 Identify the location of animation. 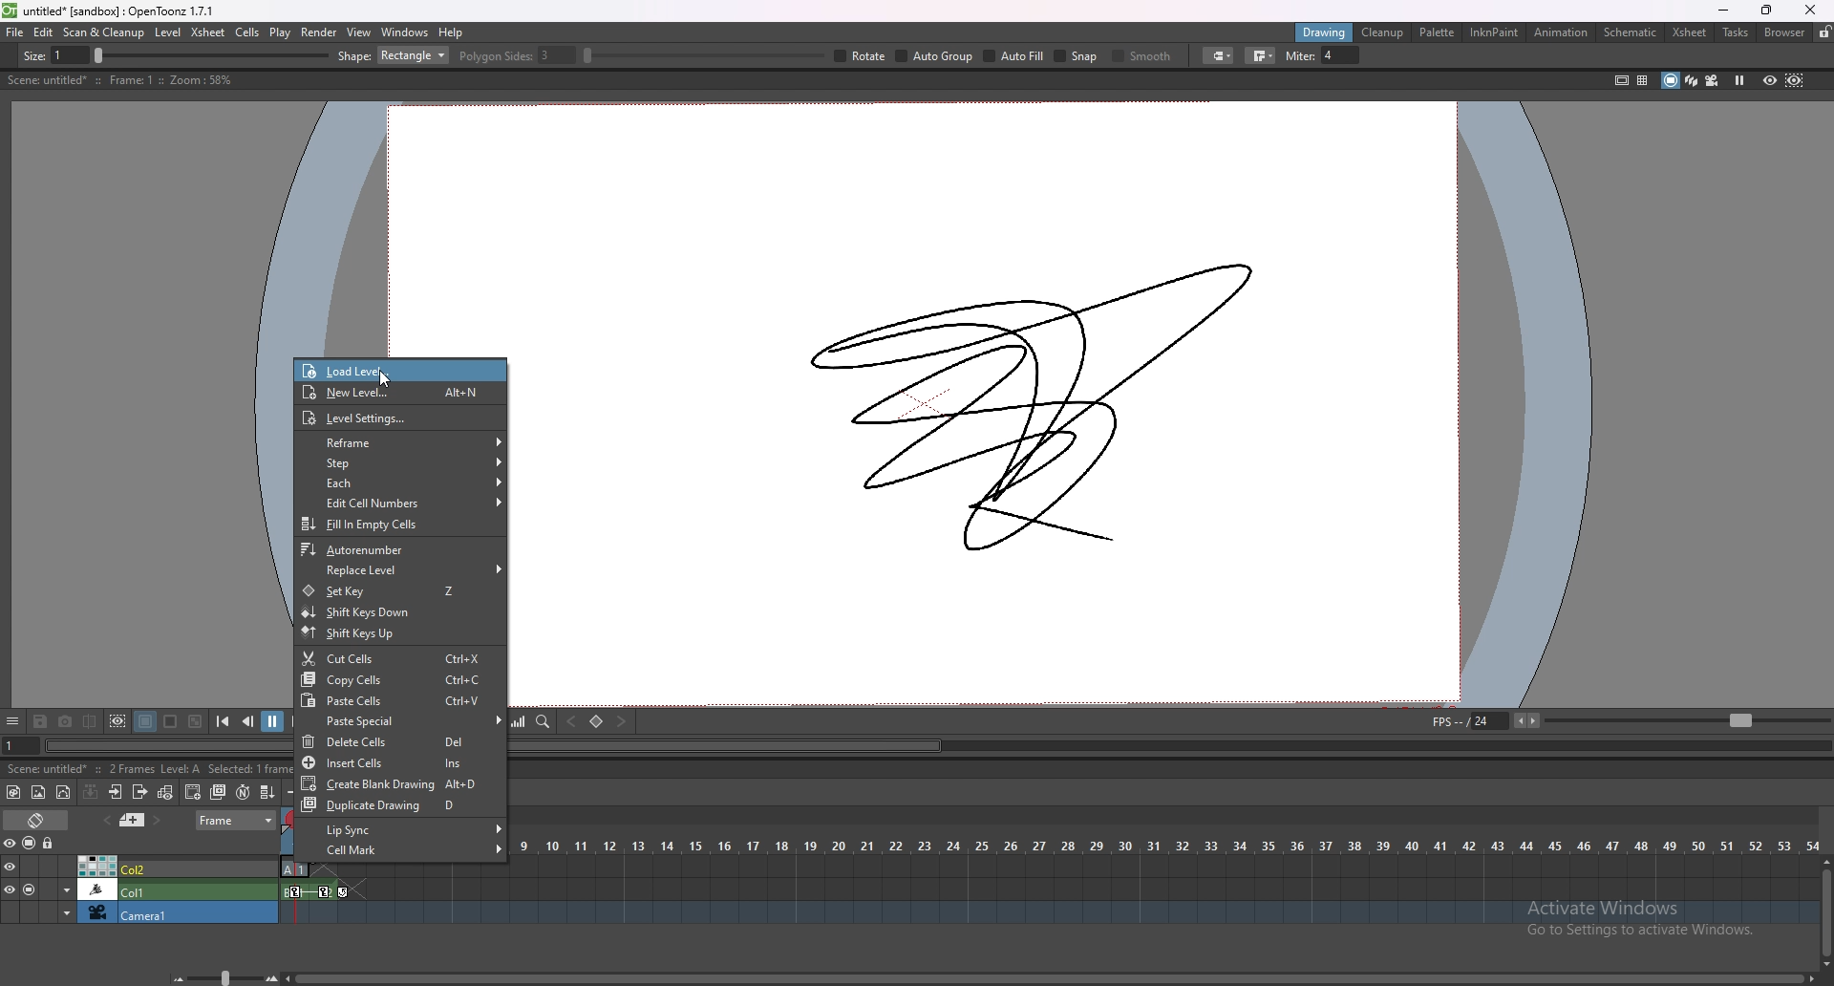
(1563, 32).